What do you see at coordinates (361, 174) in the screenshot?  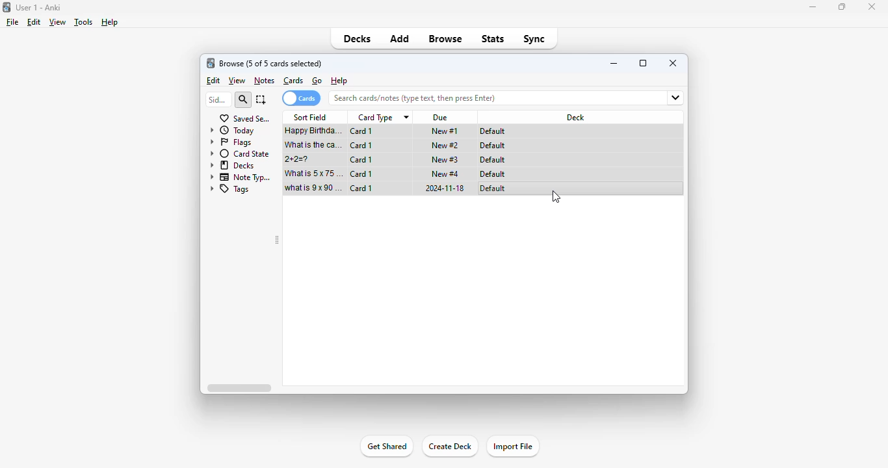 I see `card 1` at bounding box center [361, 174].